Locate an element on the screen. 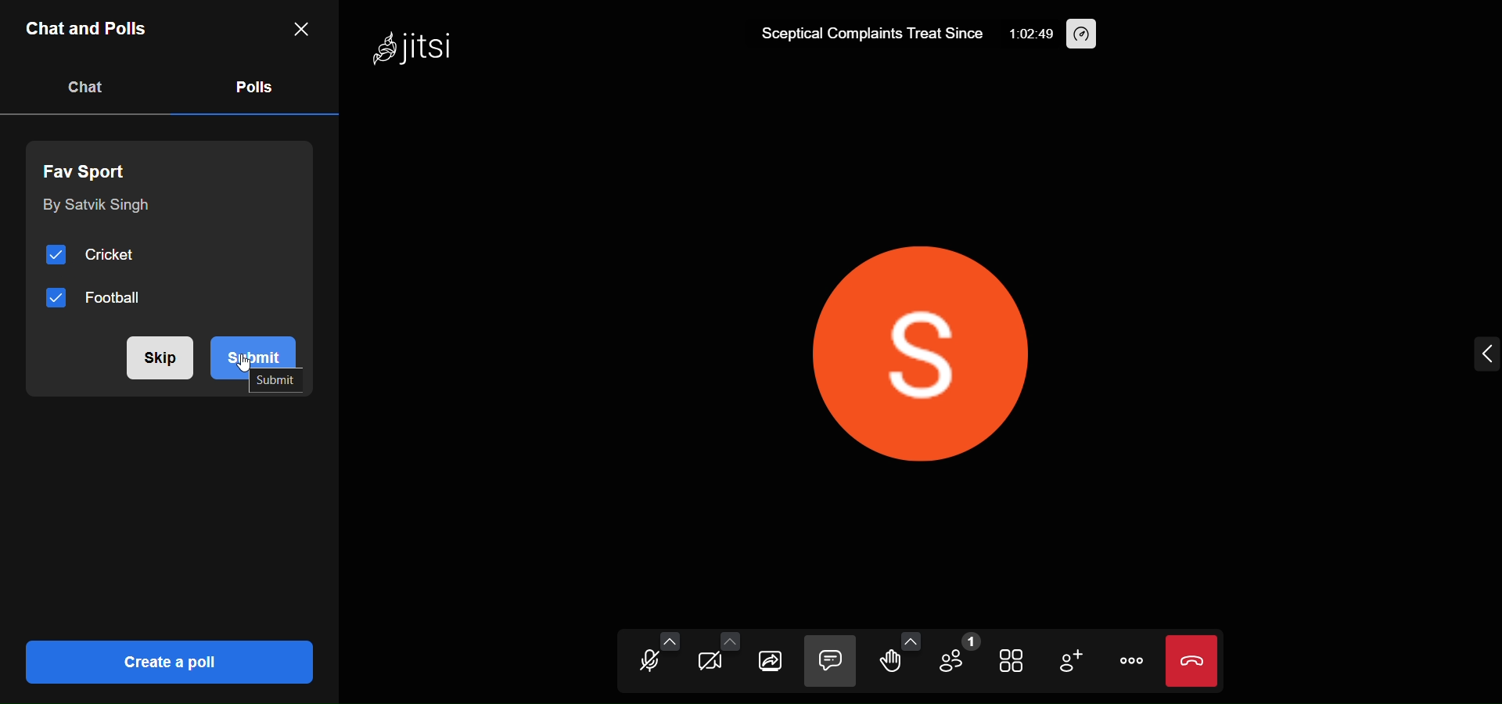 This screenshot has width=1502, height=704. microphone is located at coordinates (645, 664).